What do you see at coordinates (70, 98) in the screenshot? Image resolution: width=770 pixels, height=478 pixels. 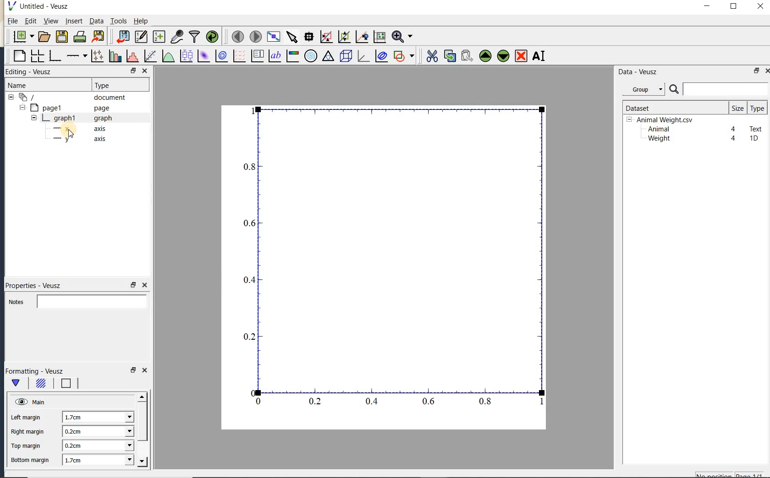 I see `document` at bounding box center [70, 98].